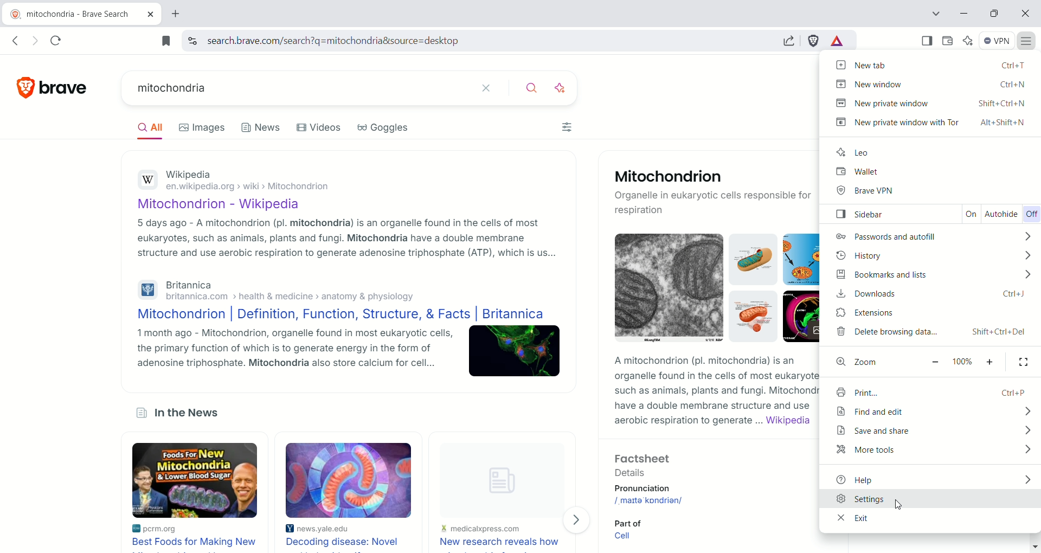 This screenshot has width=1041, height=553. What do you see at coordinates (934, 13) in the screenshot?
I see `search tab` at bounding box center [934, 13].